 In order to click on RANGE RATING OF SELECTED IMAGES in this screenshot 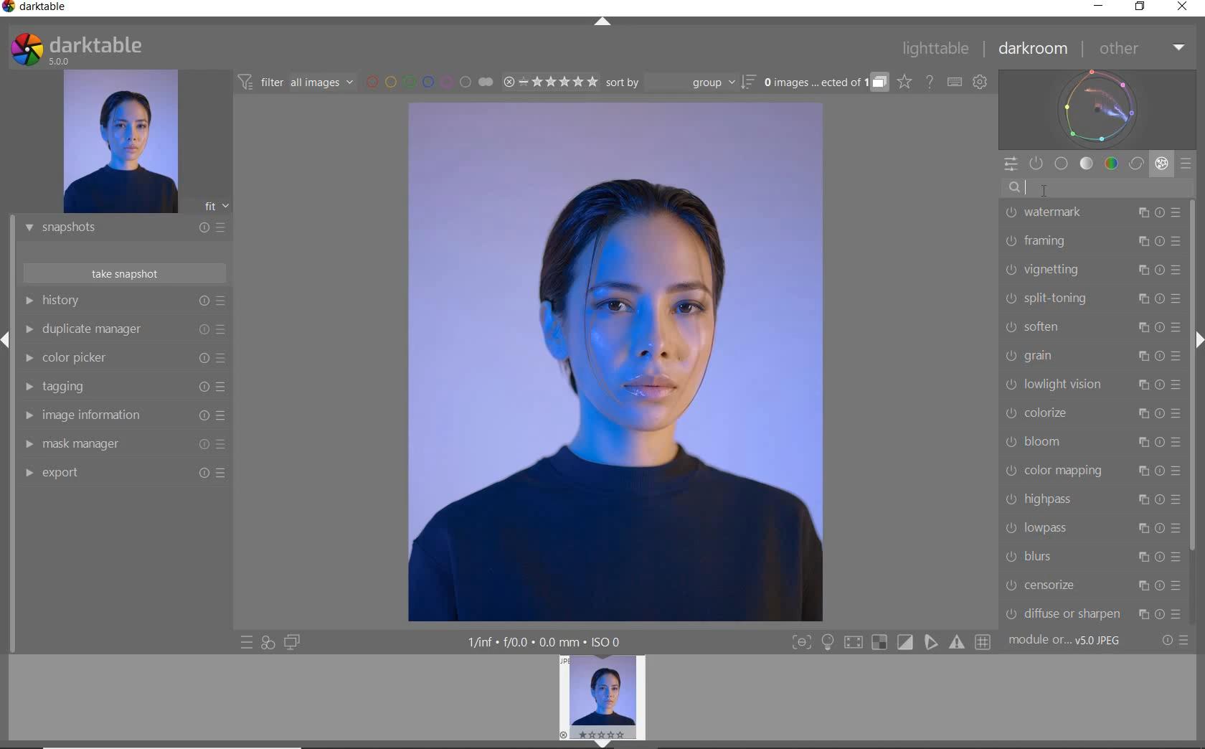, I will do `click(549, 81)`.